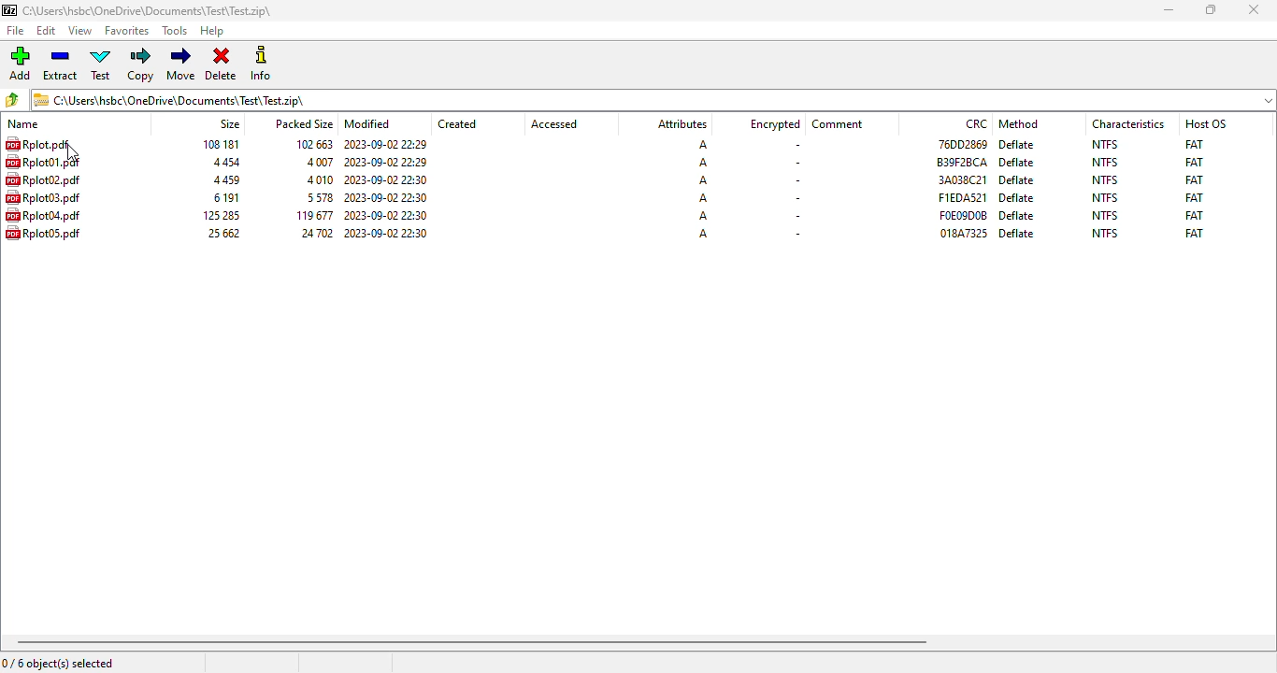 This screenshot has width=1277, height=673. I want to click on delete, so click(221, 64).